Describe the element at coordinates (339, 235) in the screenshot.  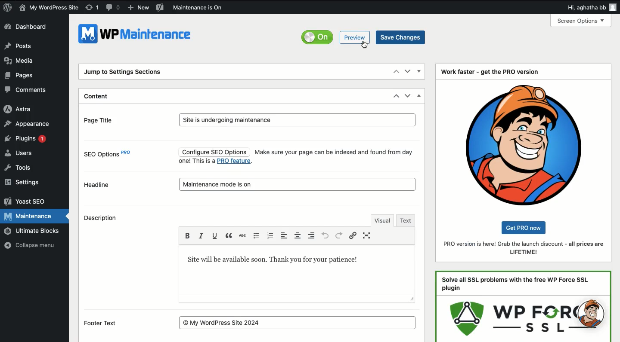
I see `Redo` at that location.